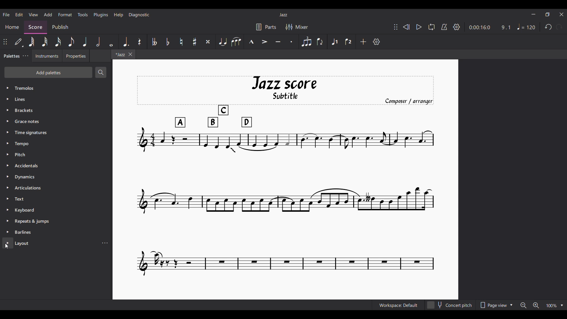  Describe the element at coordinates (25, 56) in the screenshot. I see `Palette settings` at that location.